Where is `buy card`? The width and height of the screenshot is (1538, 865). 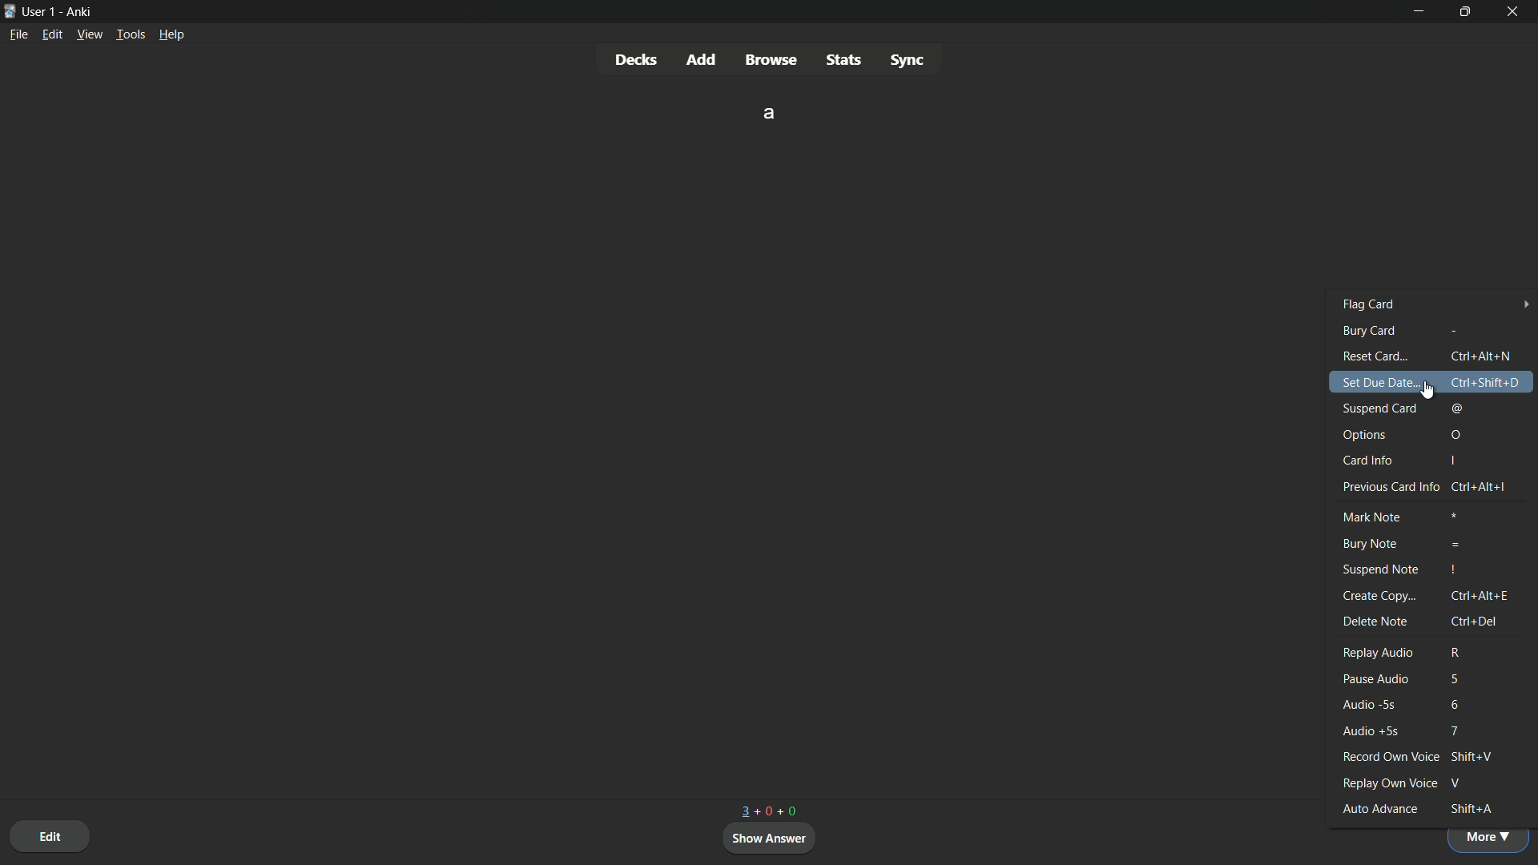 buy card is located at coordinates (1366, 332).